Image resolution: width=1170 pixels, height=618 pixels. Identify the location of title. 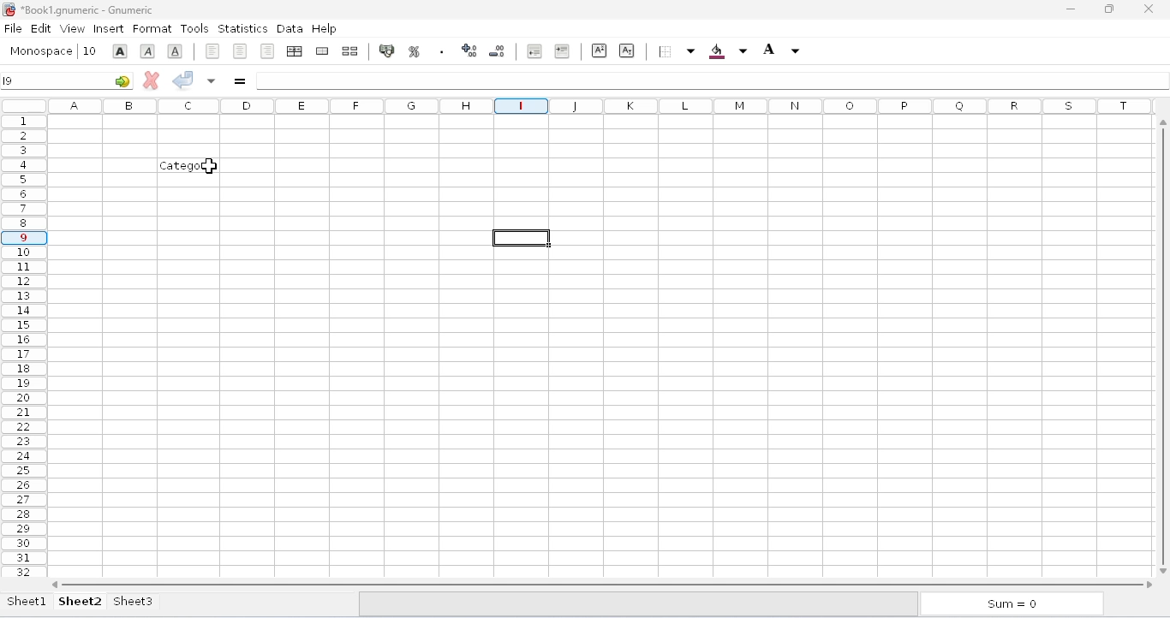
(87, 9).